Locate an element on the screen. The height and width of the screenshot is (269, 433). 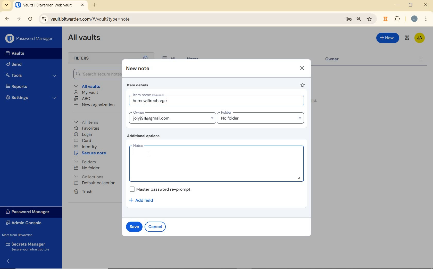
secure note is located at coordinates (91, 153).